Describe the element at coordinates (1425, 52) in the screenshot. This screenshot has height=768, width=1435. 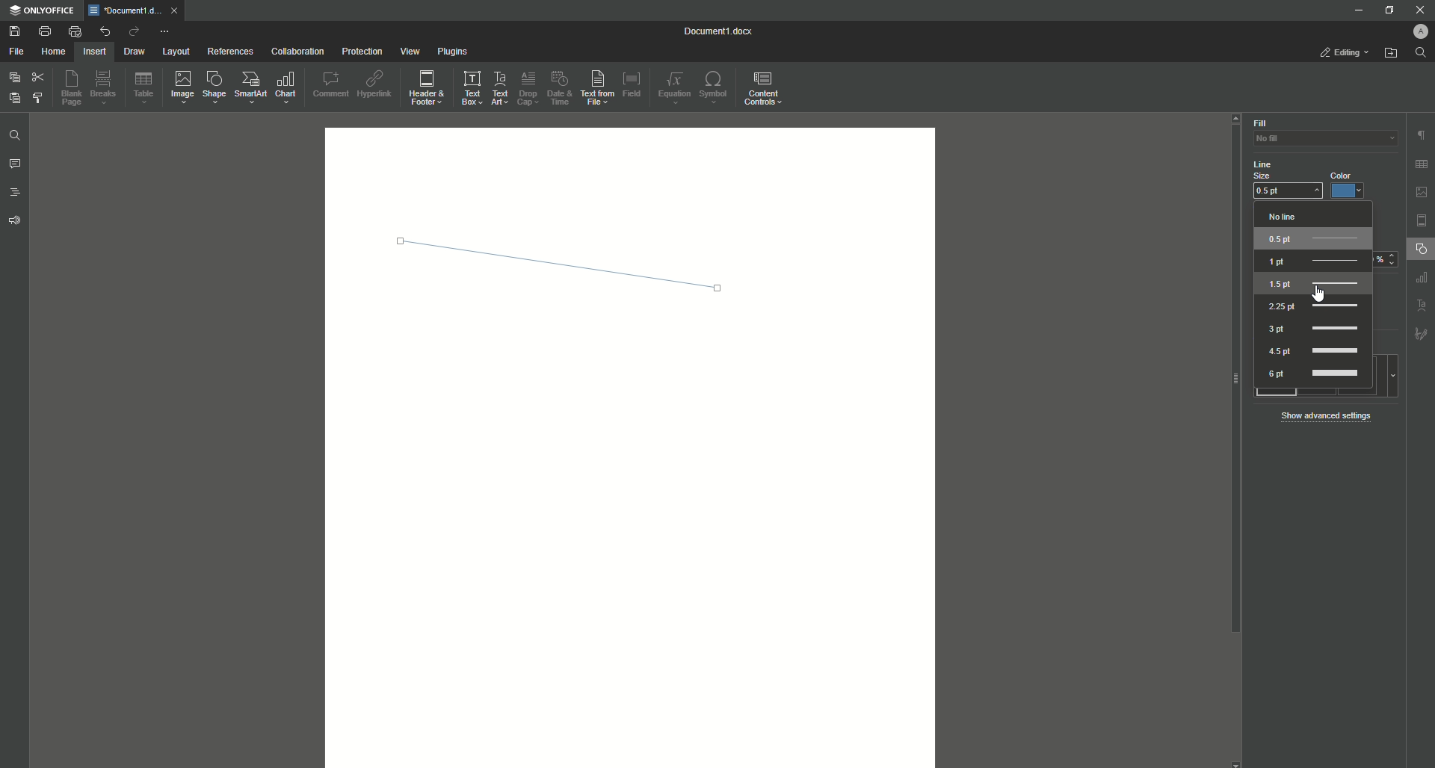
I see `Find` at that location.